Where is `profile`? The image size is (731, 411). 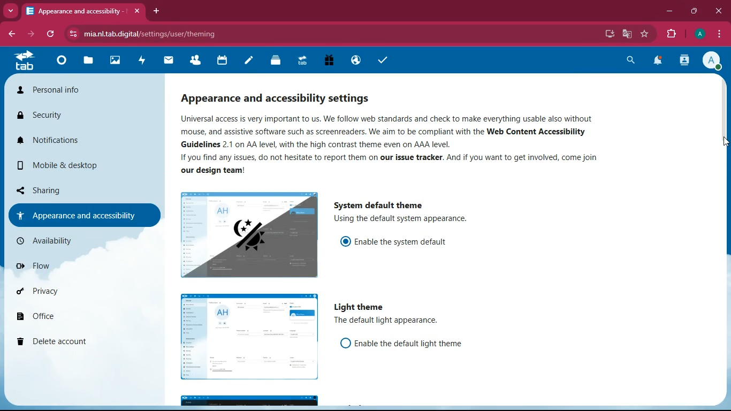
profile is located at coordinates (701, 34).